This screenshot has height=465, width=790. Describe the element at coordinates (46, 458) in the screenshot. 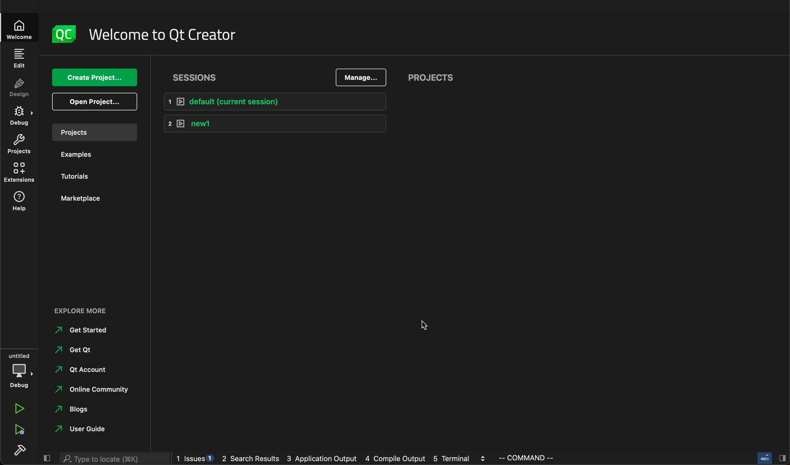

I see `close slide bar` at that location.